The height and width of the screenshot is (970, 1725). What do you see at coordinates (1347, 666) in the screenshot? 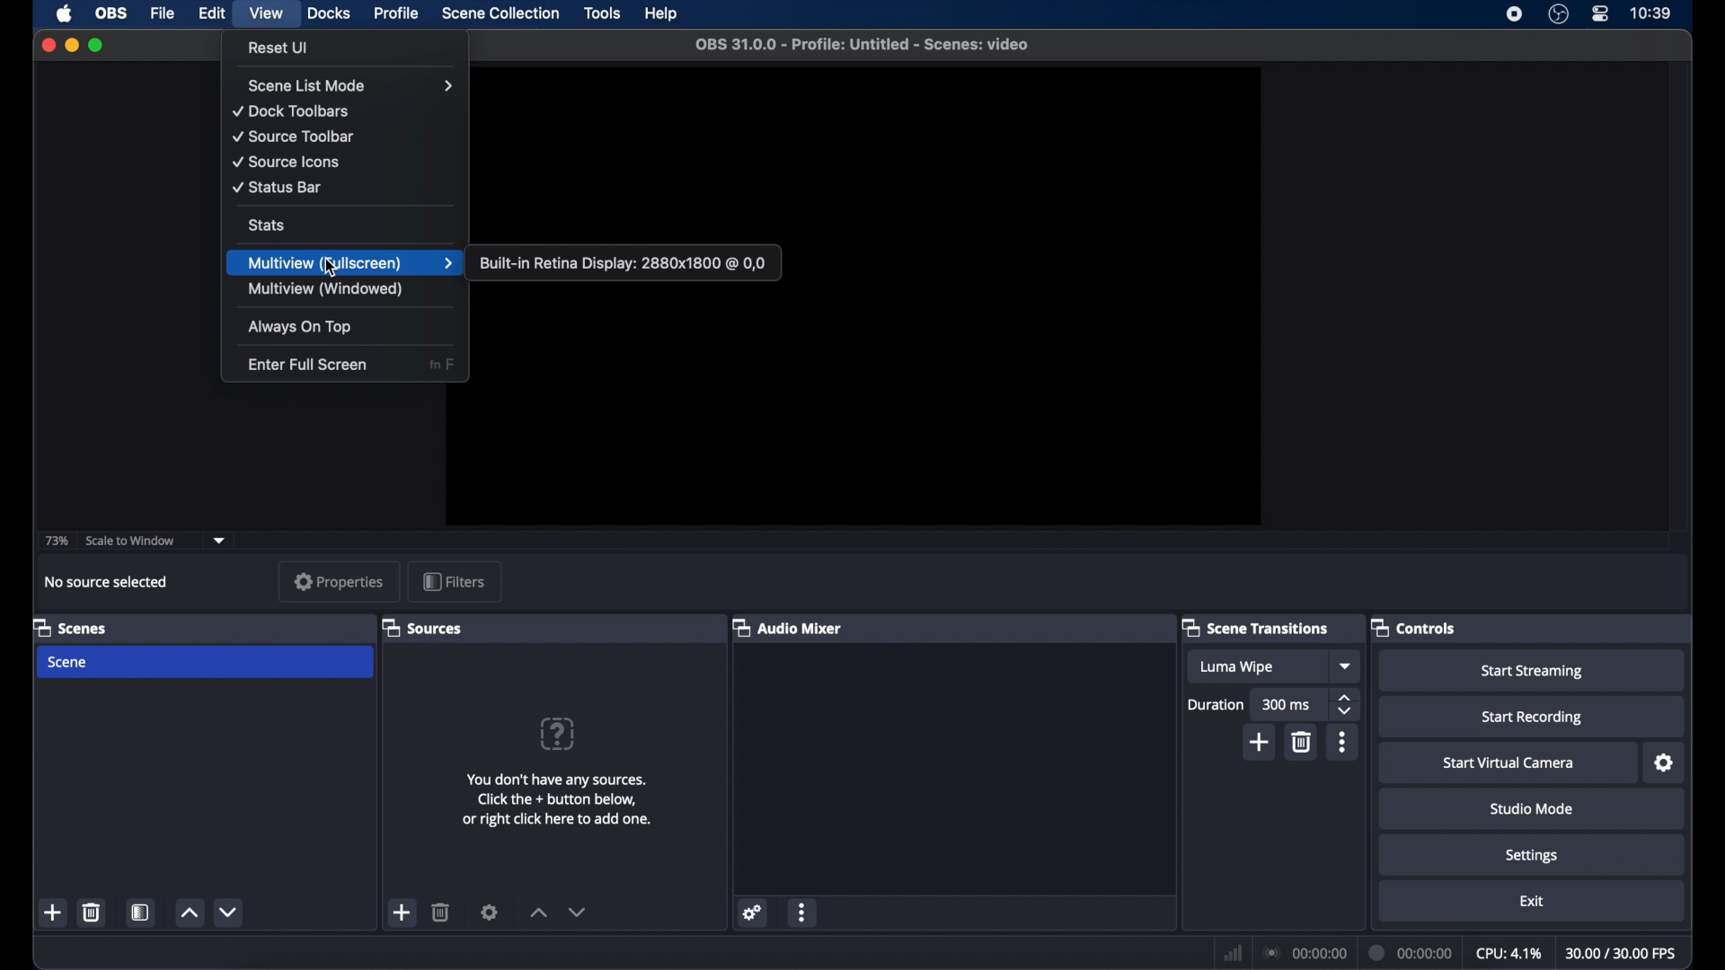
I see `dropdown` at bounding box center [1347, 666].